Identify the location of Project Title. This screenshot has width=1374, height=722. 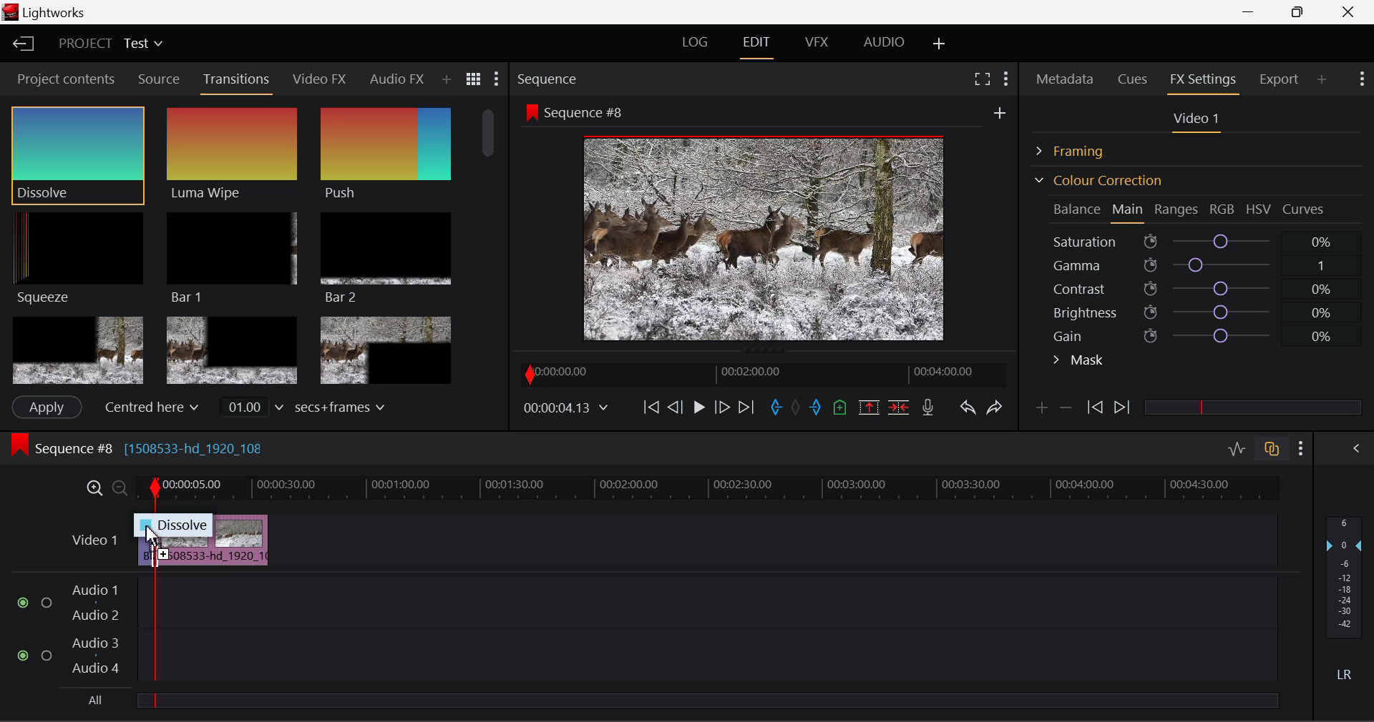
(111, 44).